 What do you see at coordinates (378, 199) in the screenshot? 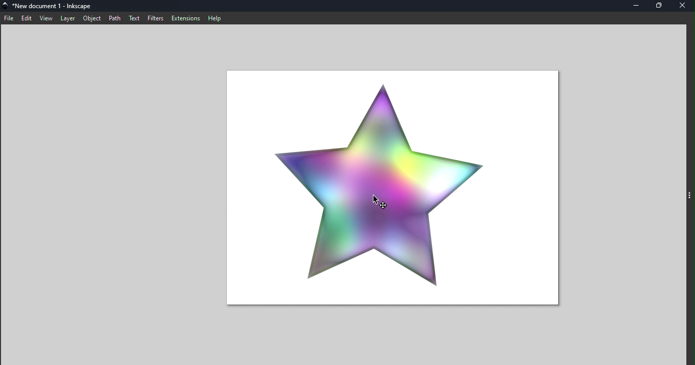
I see `cursor` at bounding box center [378, 199].